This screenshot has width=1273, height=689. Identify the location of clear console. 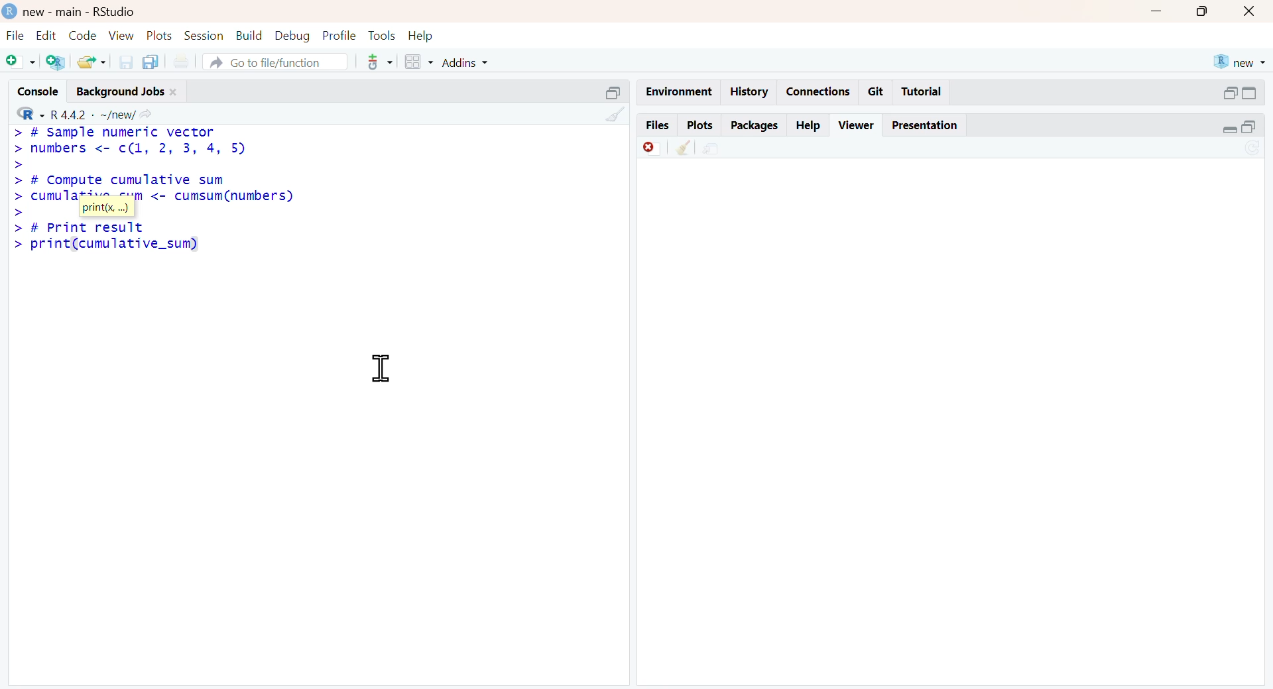
(616, 113).